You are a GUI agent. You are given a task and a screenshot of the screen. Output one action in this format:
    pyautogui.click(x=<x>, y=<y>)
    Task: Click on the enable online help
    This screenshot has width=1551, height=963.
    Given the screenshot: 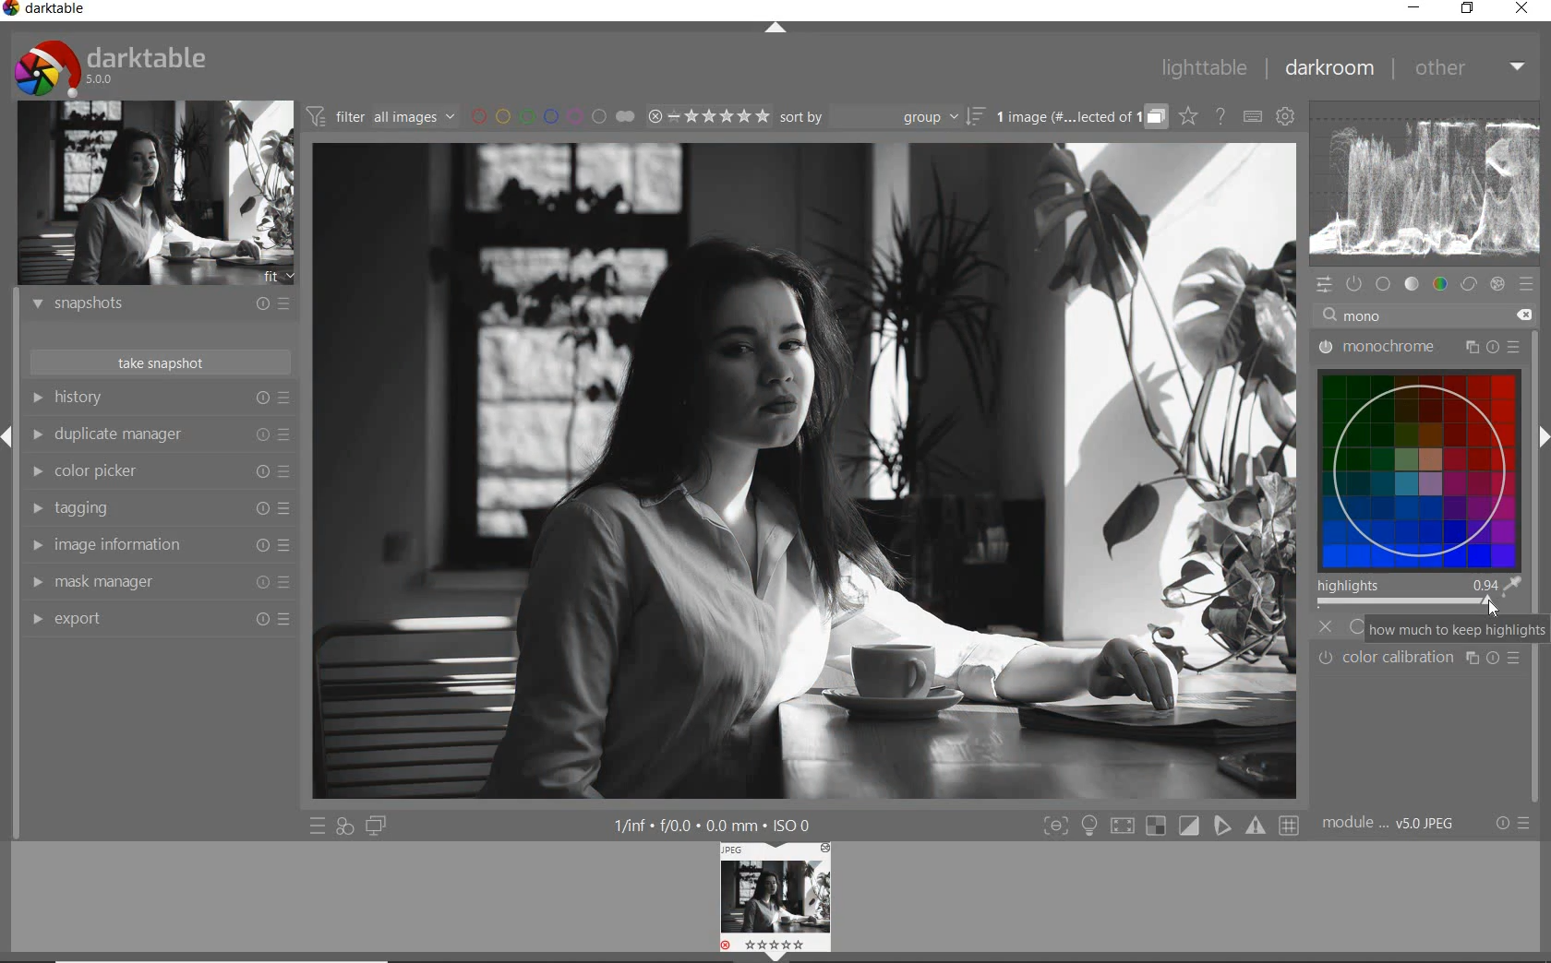 What is the action you would take?
    pyautogui.click(x=1220, y=117)
    